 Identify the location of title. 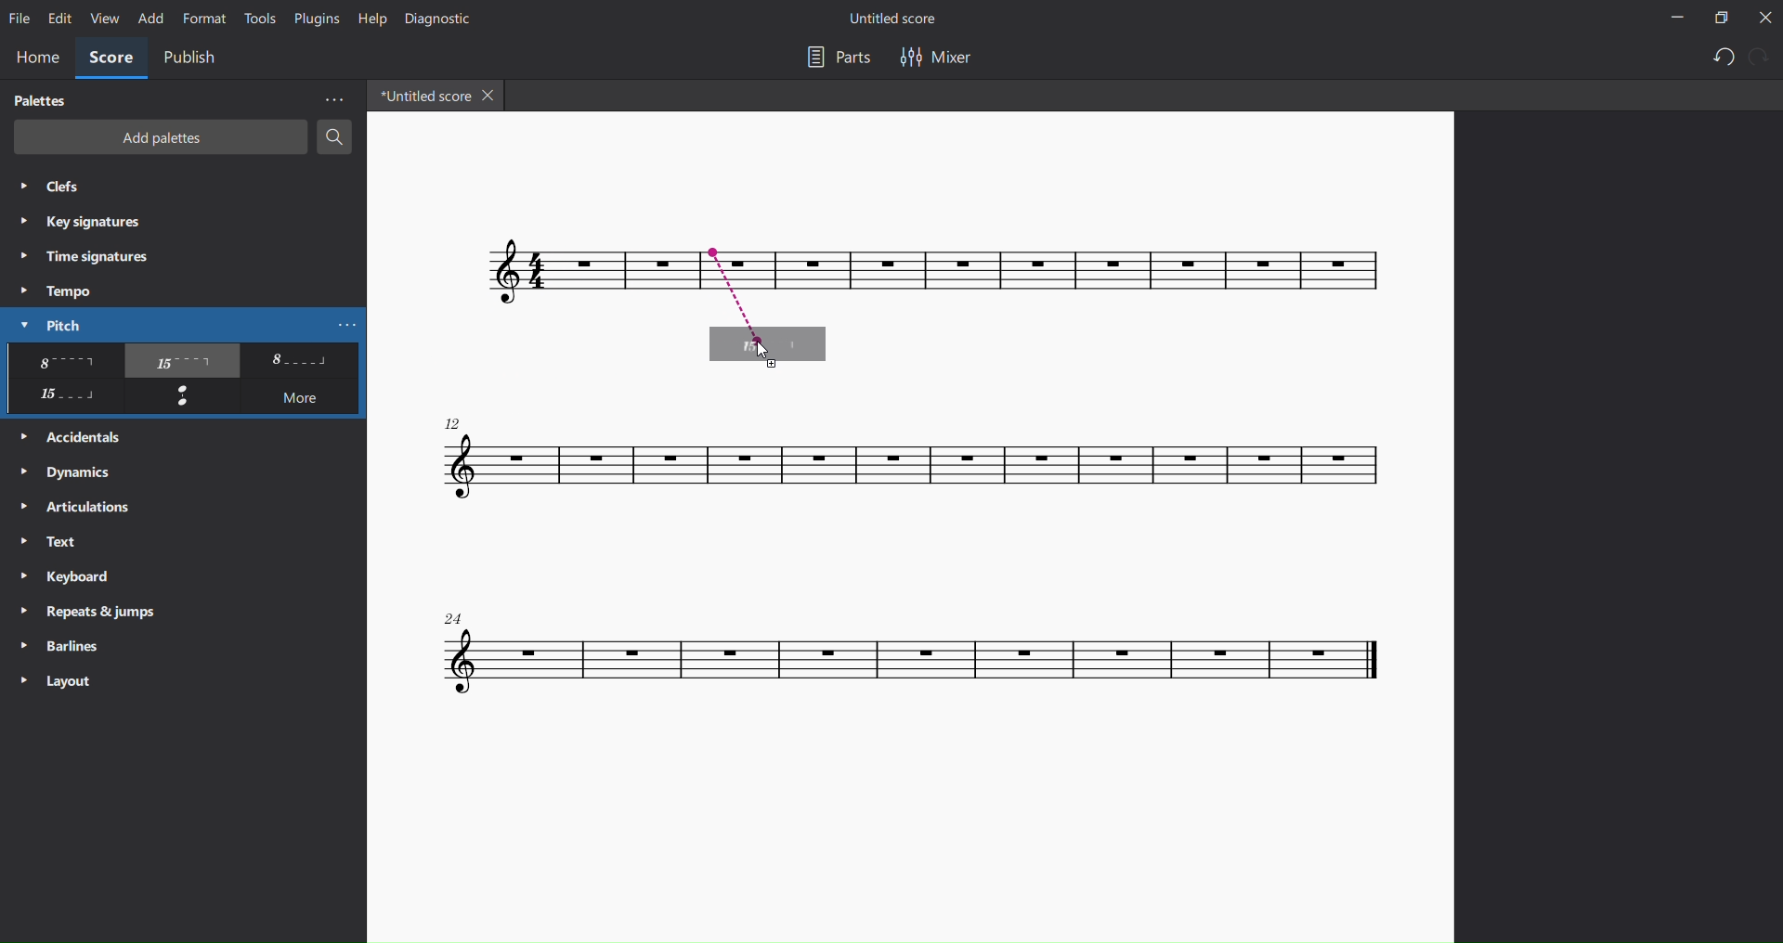
(423, 95).